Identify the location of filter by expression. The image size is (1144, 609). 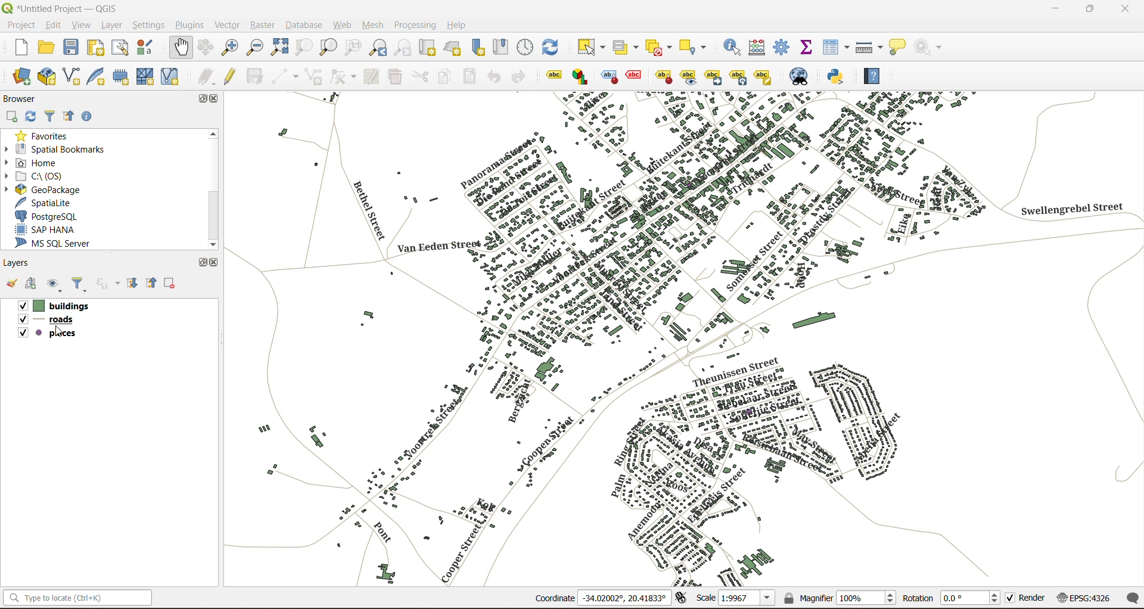
(108, 284).